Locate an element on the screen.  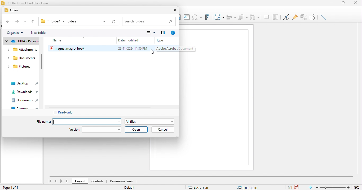
folder 2 is located at coordinates (77, 22).